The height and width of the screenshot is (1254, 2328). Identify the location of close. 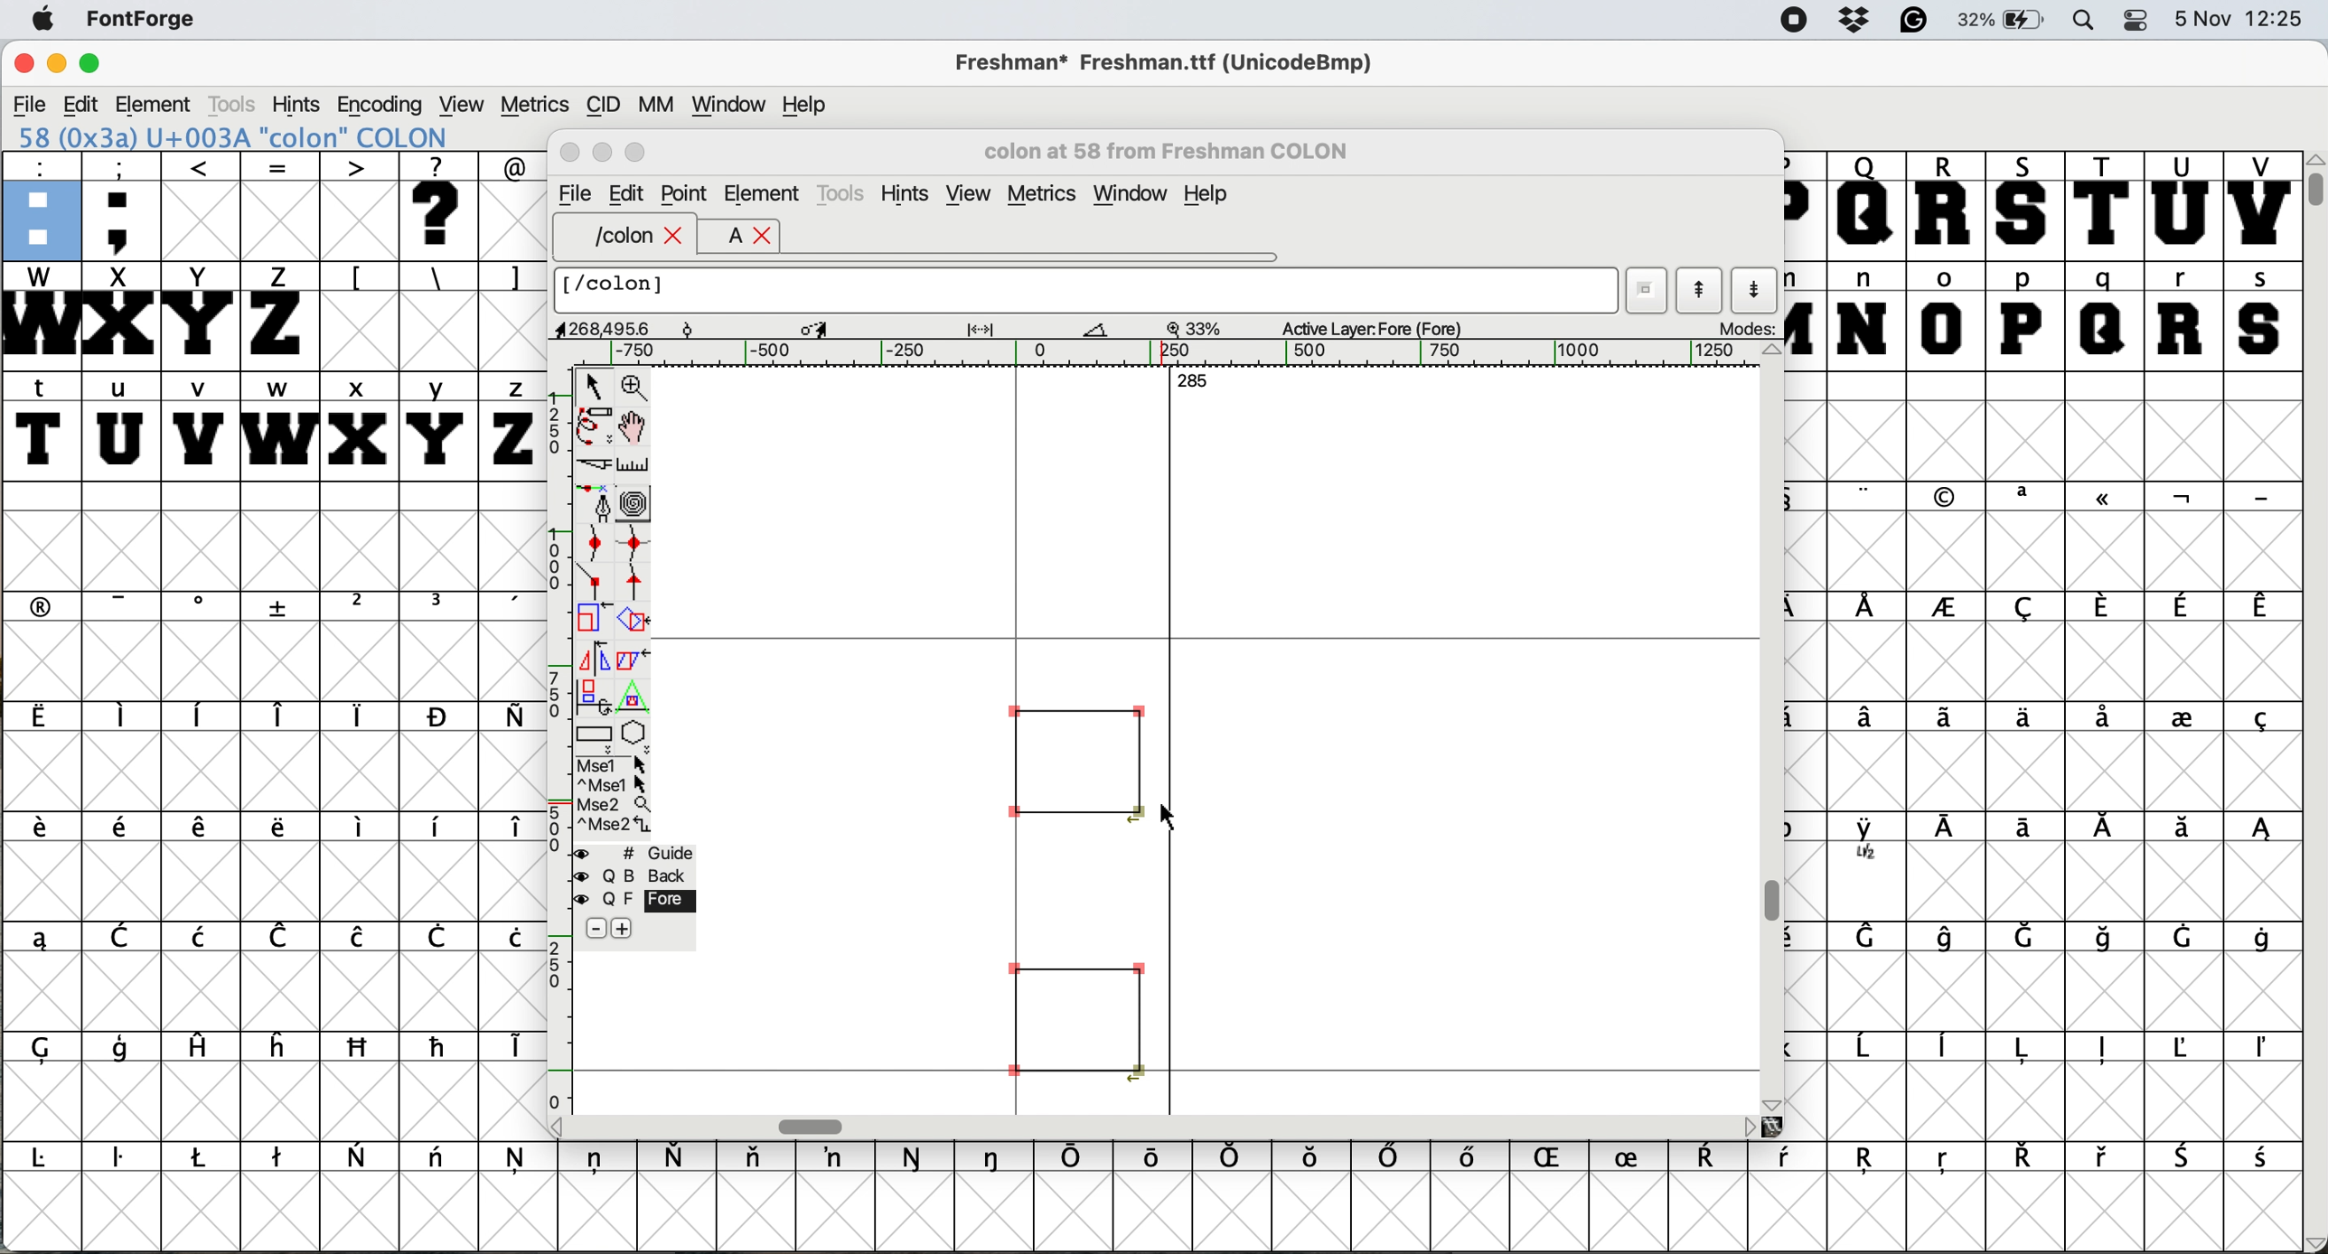
(765, 238).